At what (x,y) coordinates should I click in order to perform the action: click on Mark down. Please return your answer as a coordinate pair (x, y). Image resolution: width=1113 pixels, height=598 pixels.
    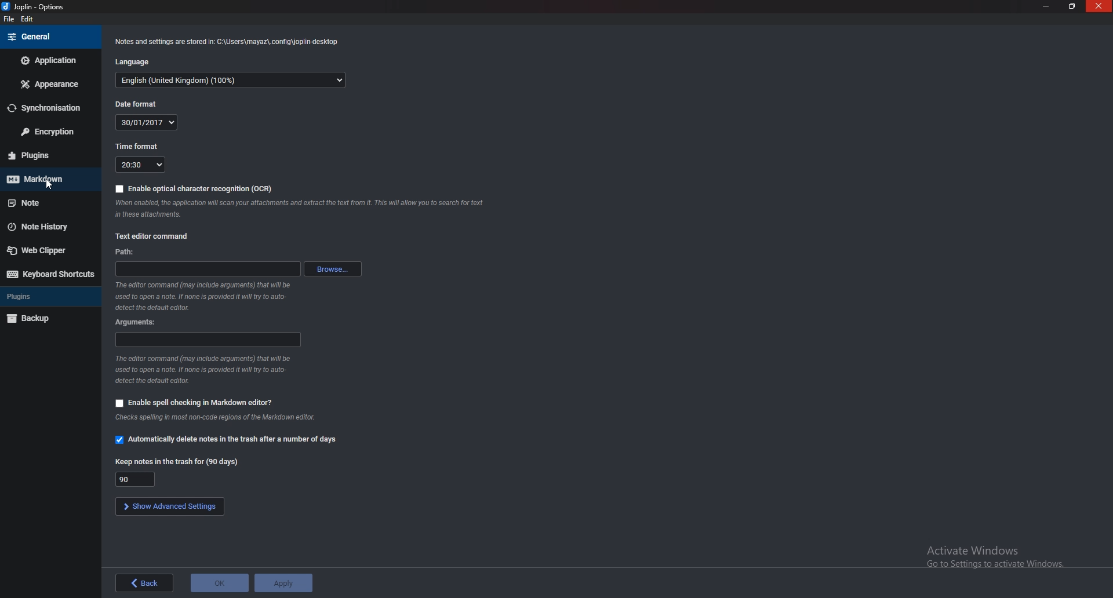
    Looking at the image, I should click on (48, 177).